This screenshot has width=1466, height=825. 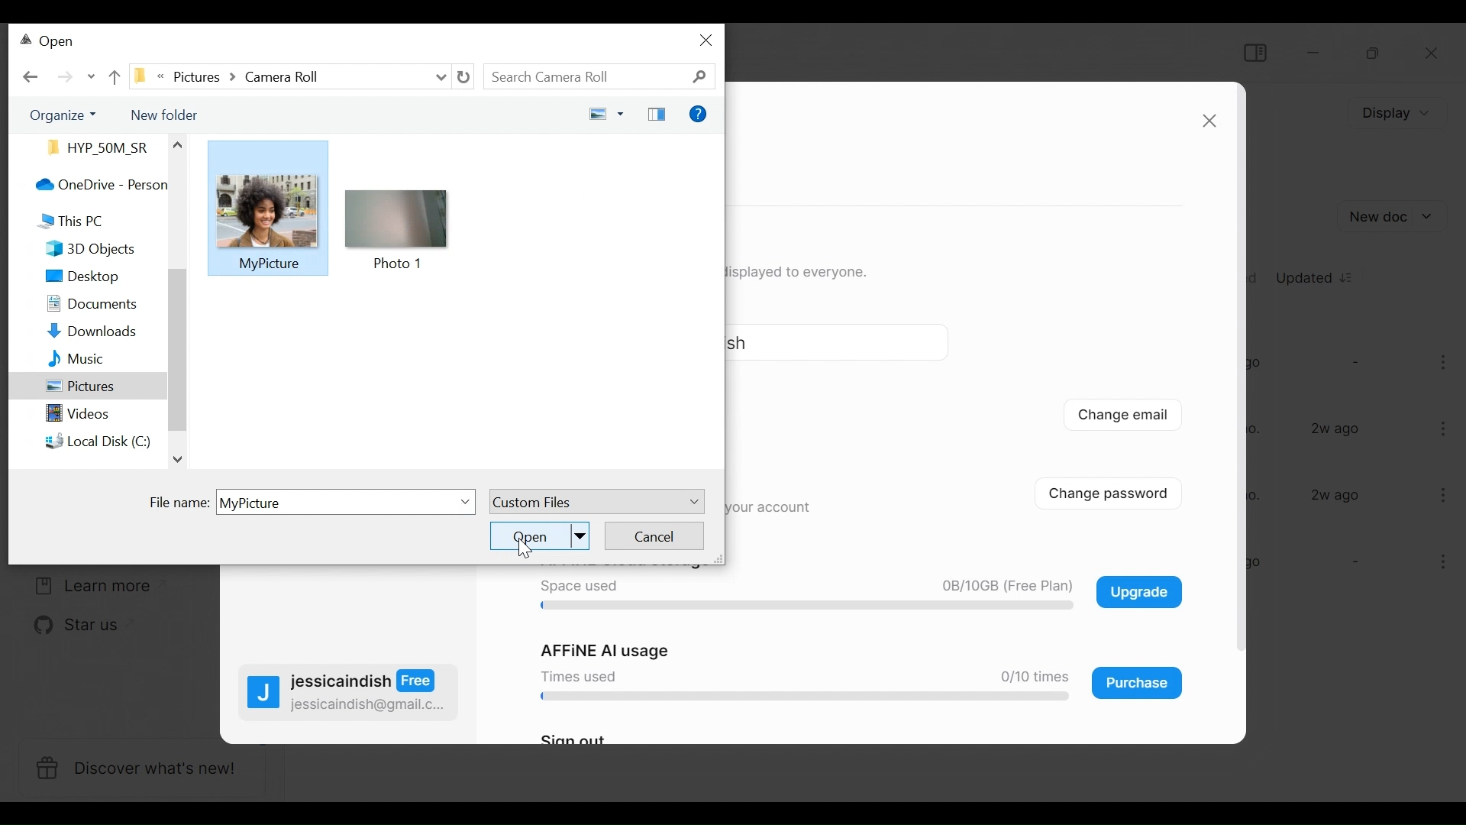 I want to click on Open, so click(x=49, y=43).